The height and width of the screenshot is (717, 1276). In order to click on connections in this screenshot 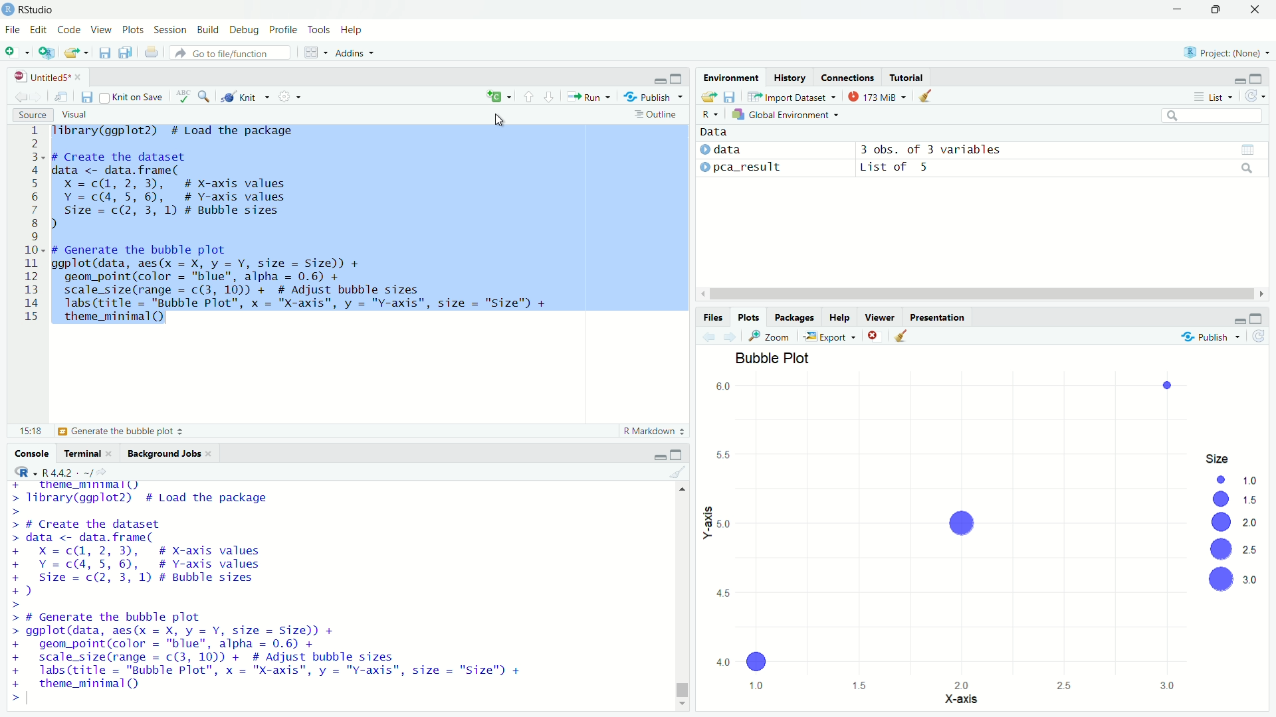, I will do `click(847, 77)`.